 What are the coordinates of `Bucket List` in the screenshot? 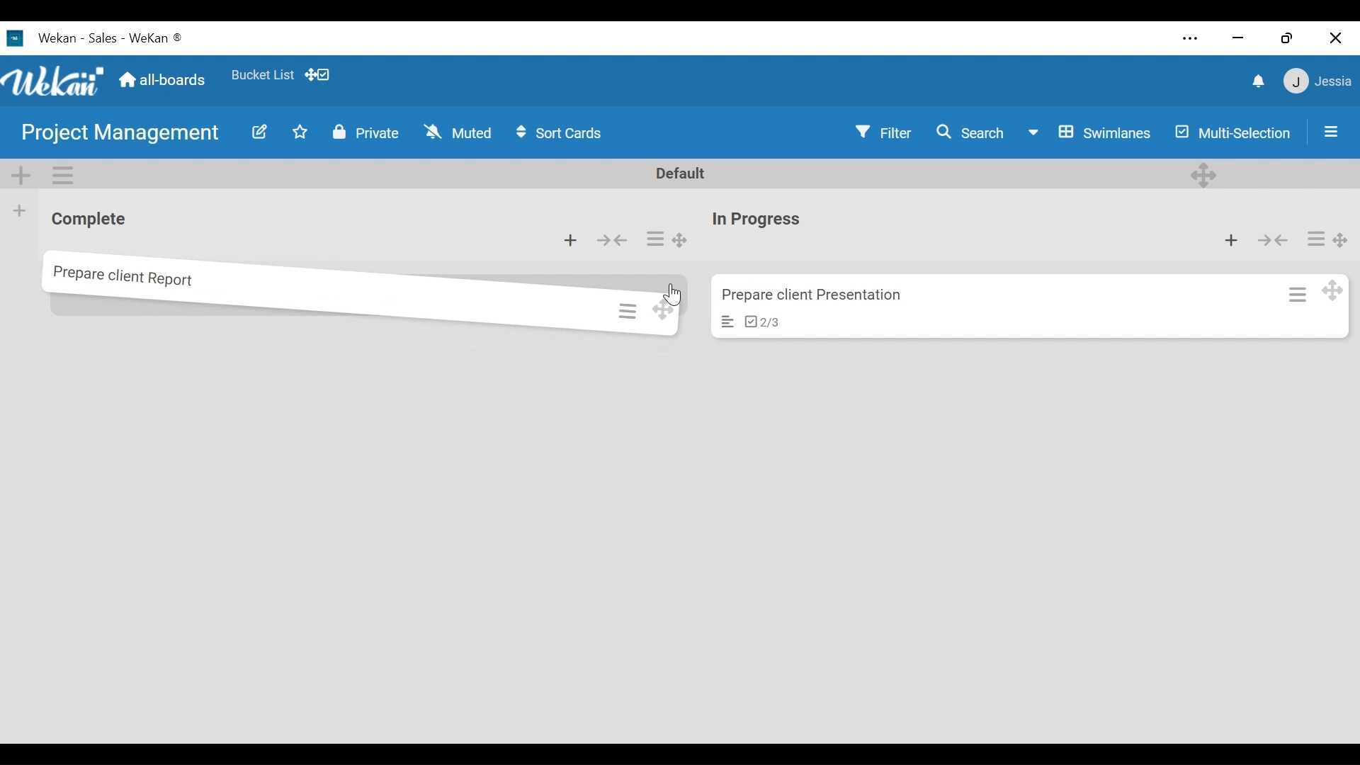 It's located at (262, 74).